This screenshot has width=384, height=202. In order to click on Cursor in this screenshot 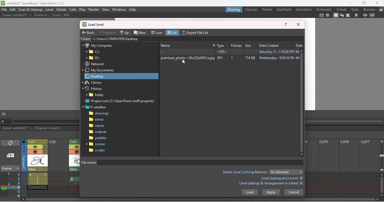, I will do `click(184, 62)`.